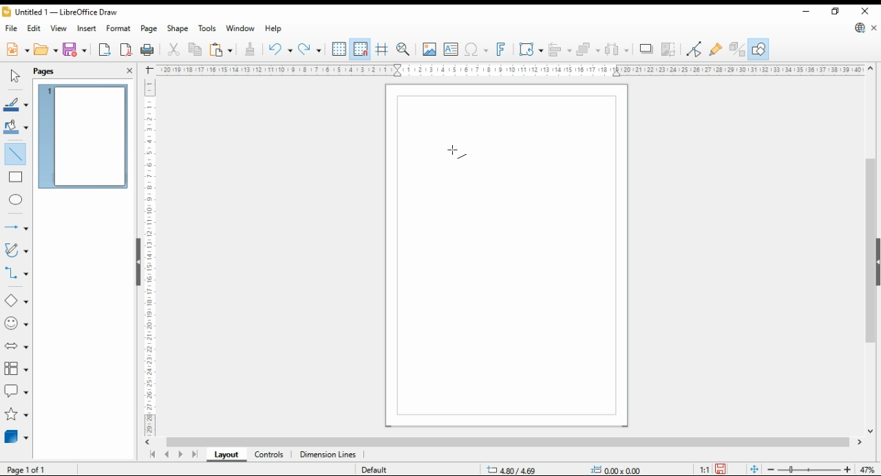 This screenshot has height=476, width=881. Describe the element at coordinates (15, 127) in the screenshot. I see `fill color` at that location.